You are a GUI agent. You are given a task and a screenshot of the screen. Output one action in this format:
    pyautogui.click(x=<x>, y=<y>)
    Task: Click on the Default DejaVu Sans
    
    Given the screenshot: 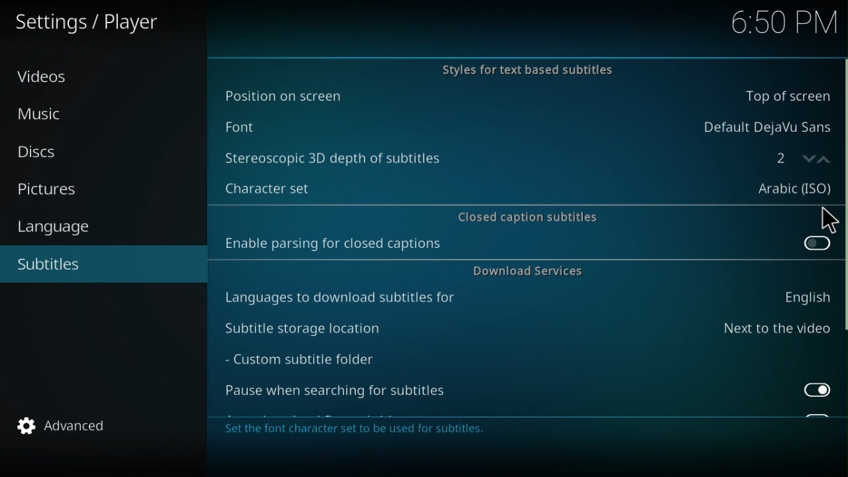 What is the action you would take?
    pyautogui.click(x=765, y=129)
    